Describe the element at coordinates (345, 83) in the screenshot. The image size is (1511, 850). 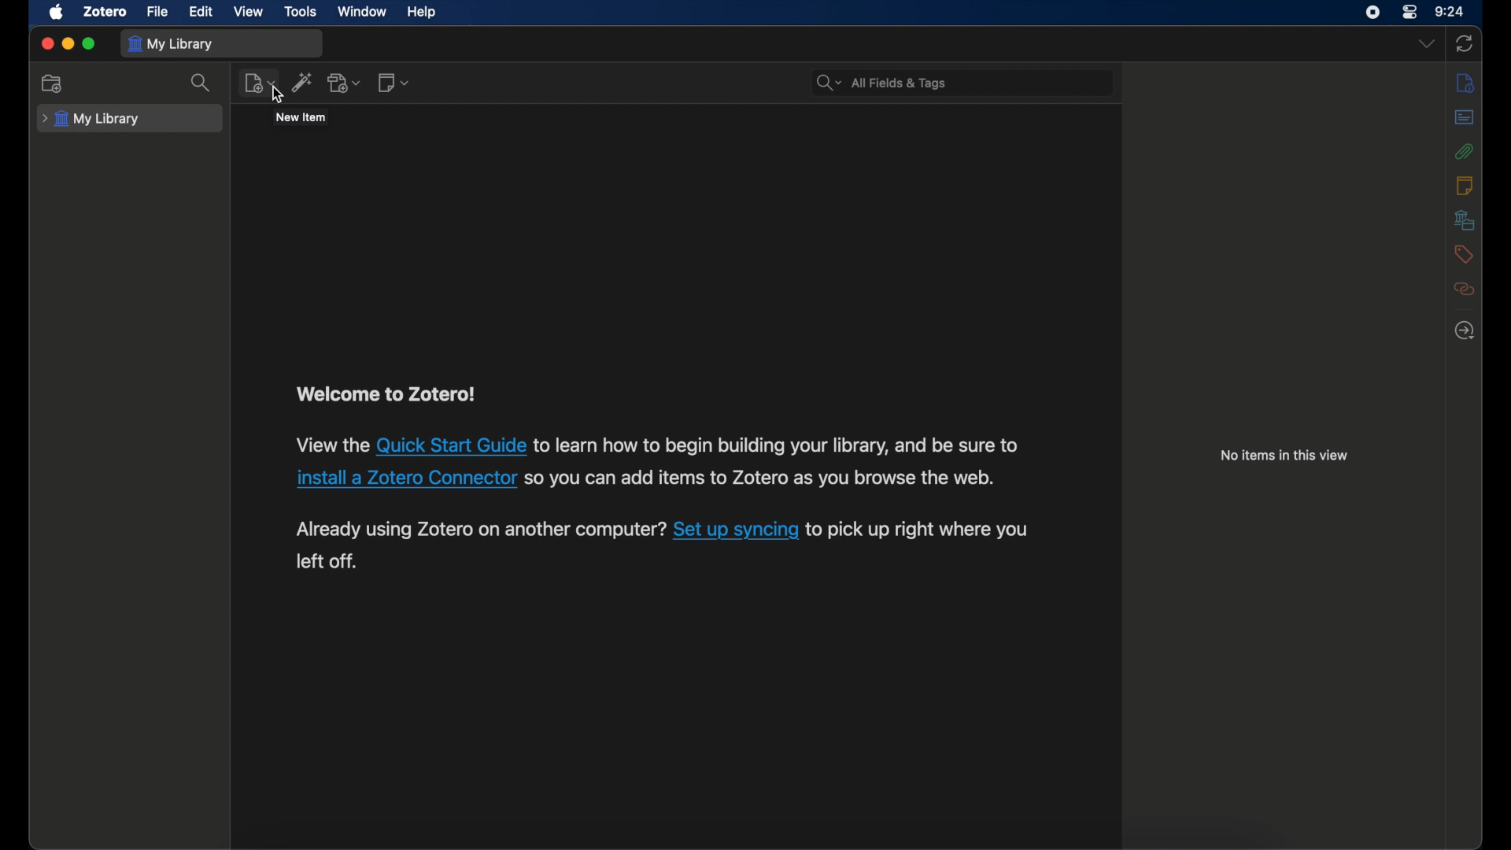
I see `add attachment` at that location.